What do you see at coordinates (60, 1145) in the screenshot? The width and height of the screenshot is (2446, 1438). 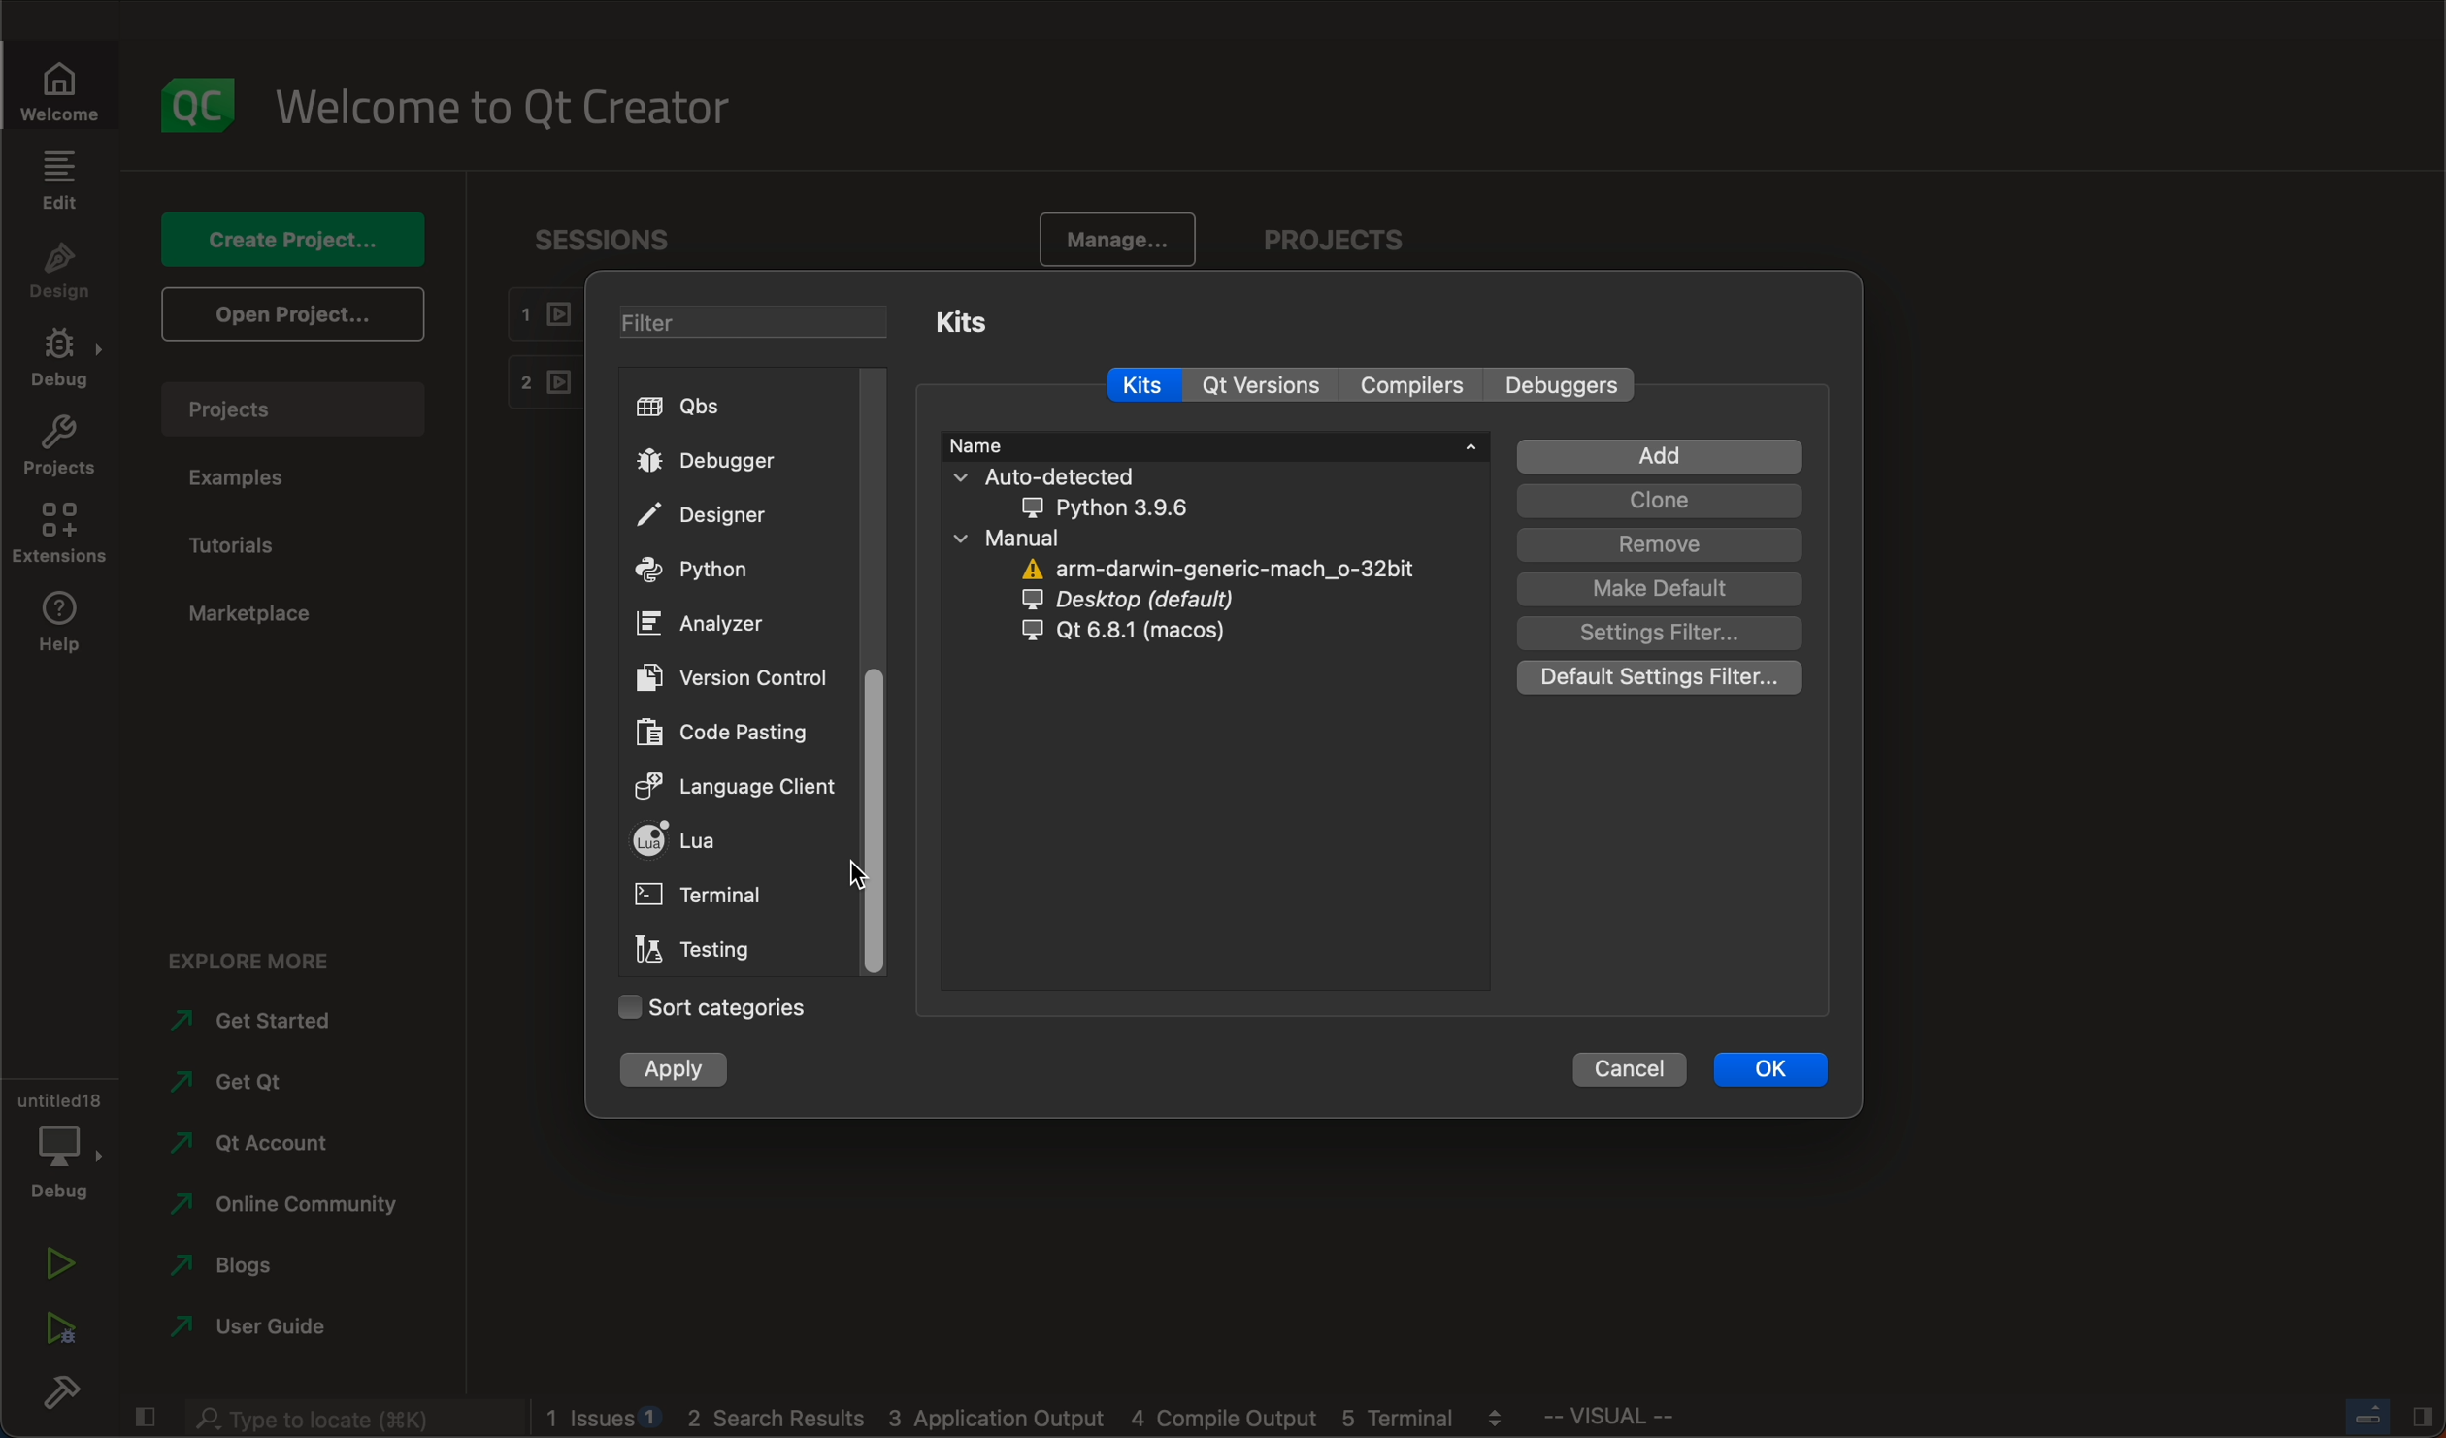 I see `debug` at bounding box center [60, 1145].